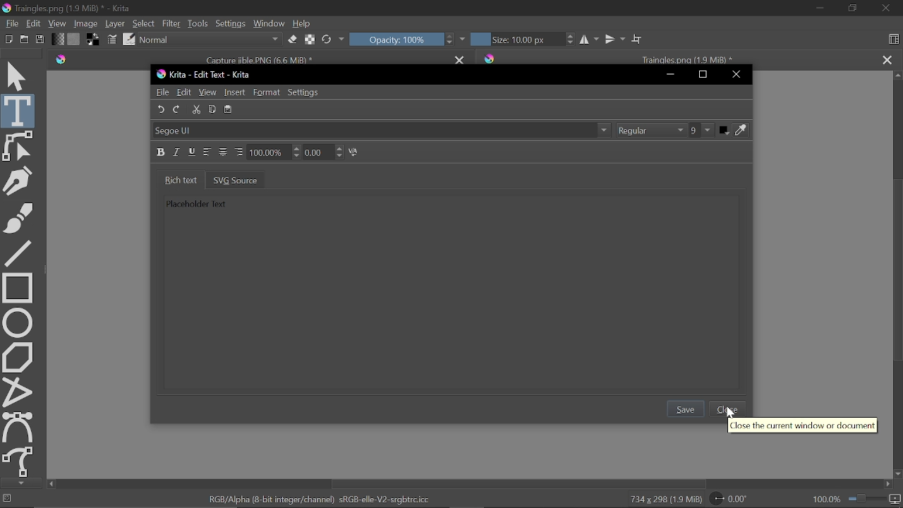 This screenshot has height=508, width=903. I want to click on Fill pattern, so click(73, 40).